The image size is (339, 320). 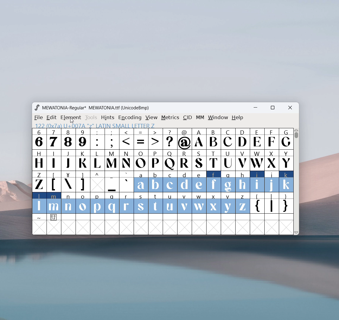 I want to click on cursor, so click(x=72, y=121).